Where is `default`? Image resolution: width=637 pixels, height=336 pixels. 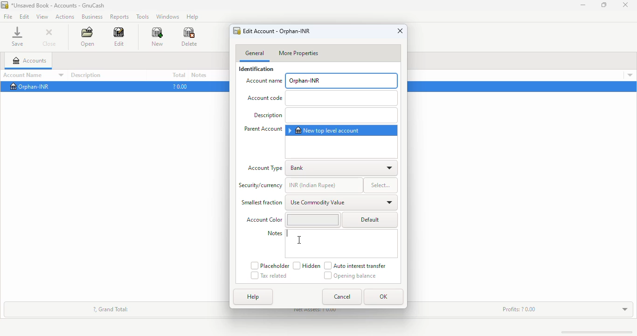
default is located at coordinates (371, 219).